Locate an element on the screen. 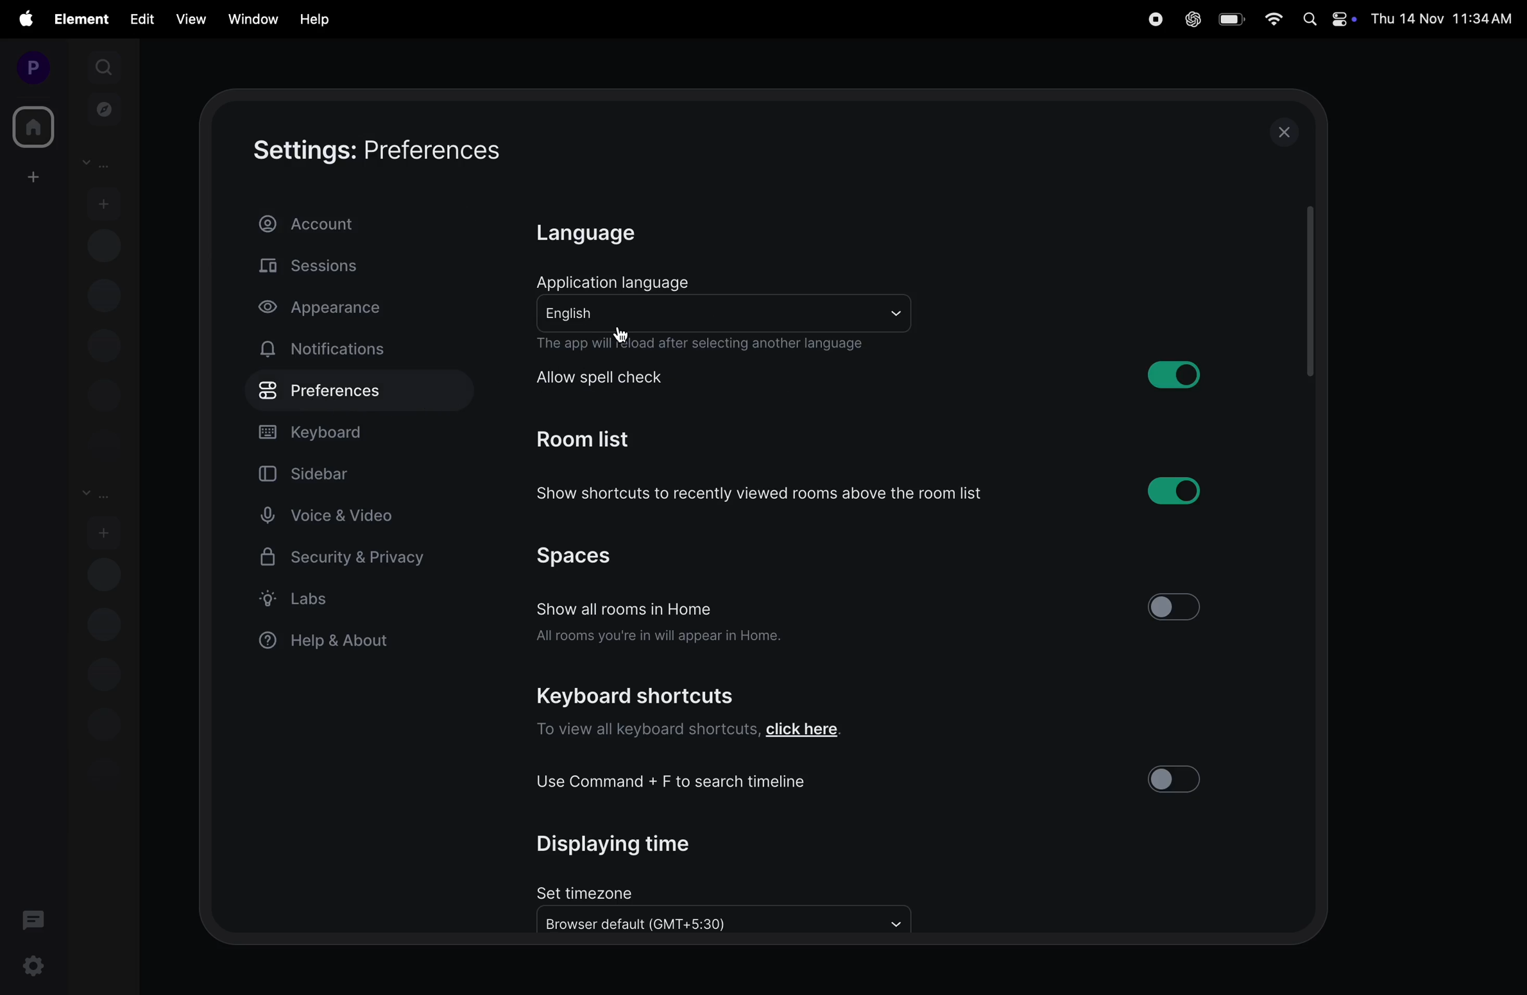  link is located at coordinates (812, 731).